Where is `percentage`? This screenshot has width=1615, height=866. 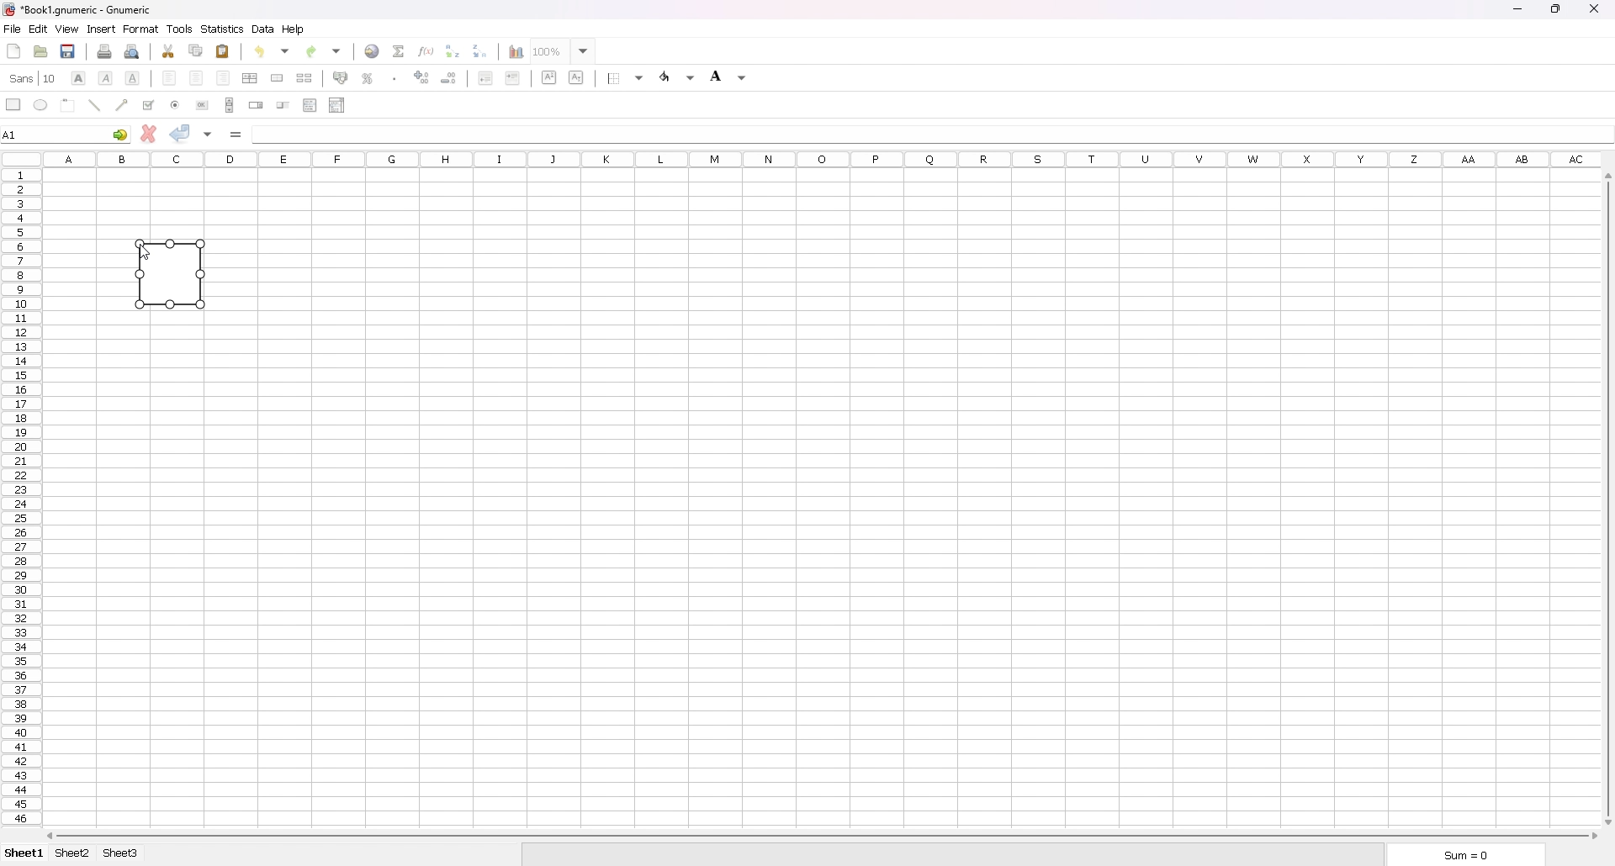 percentage is located at coordinates (368, 77).